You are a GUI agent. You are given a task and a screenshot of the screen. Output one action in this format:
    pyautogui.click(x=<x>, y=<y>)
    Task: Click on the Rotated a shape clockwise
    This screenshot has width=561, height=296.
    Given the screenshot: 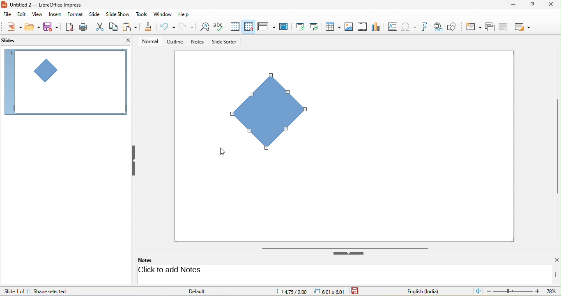 What is the action you would take?
    pyautogui.click(x=276, y=114)
    